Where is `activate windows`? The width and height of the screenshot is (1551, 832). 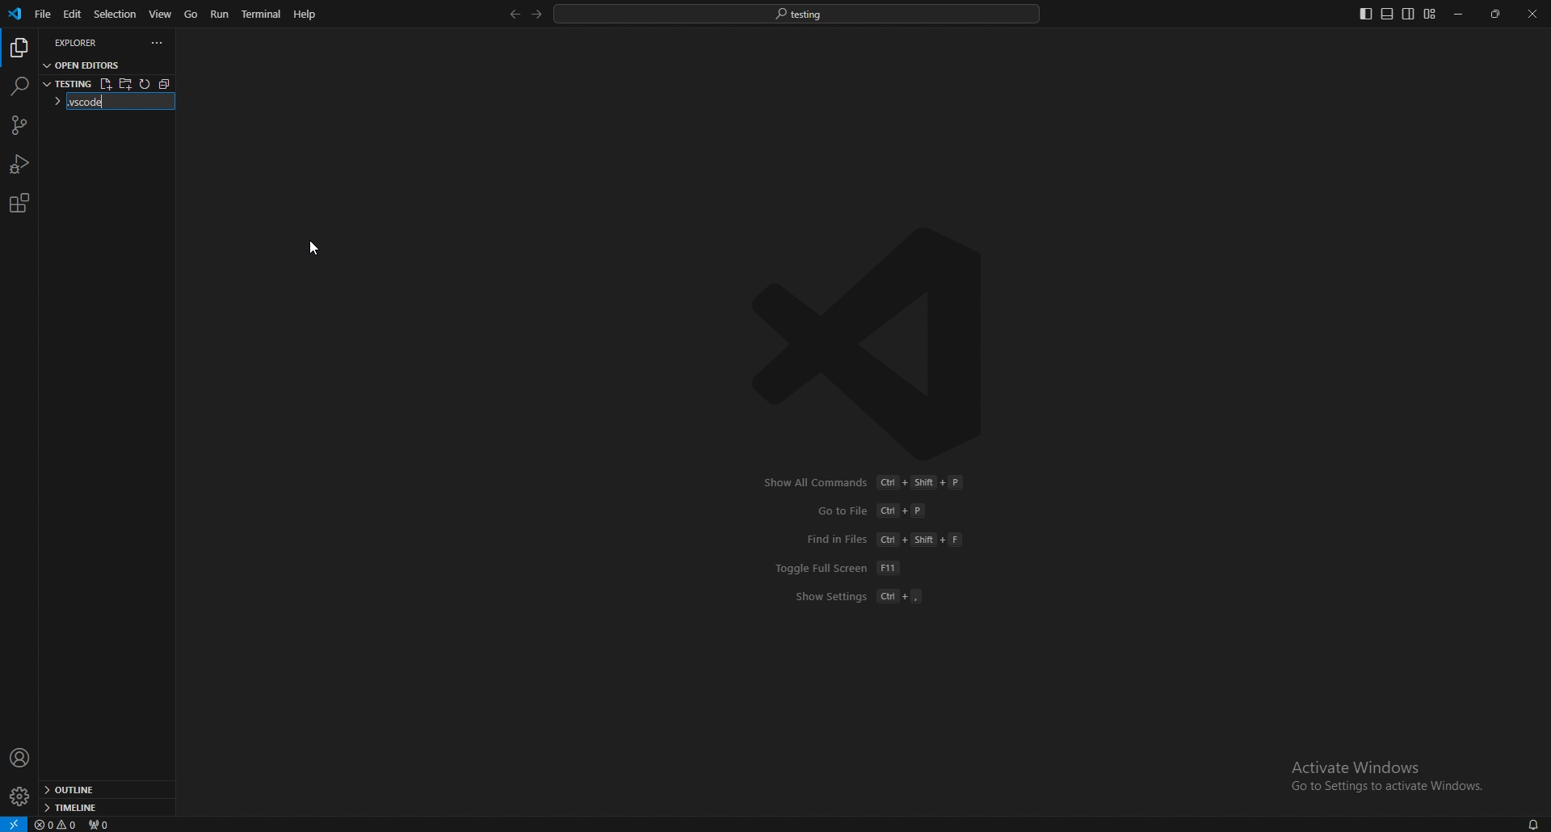
activate windows is located at coordinates (1381, 768).